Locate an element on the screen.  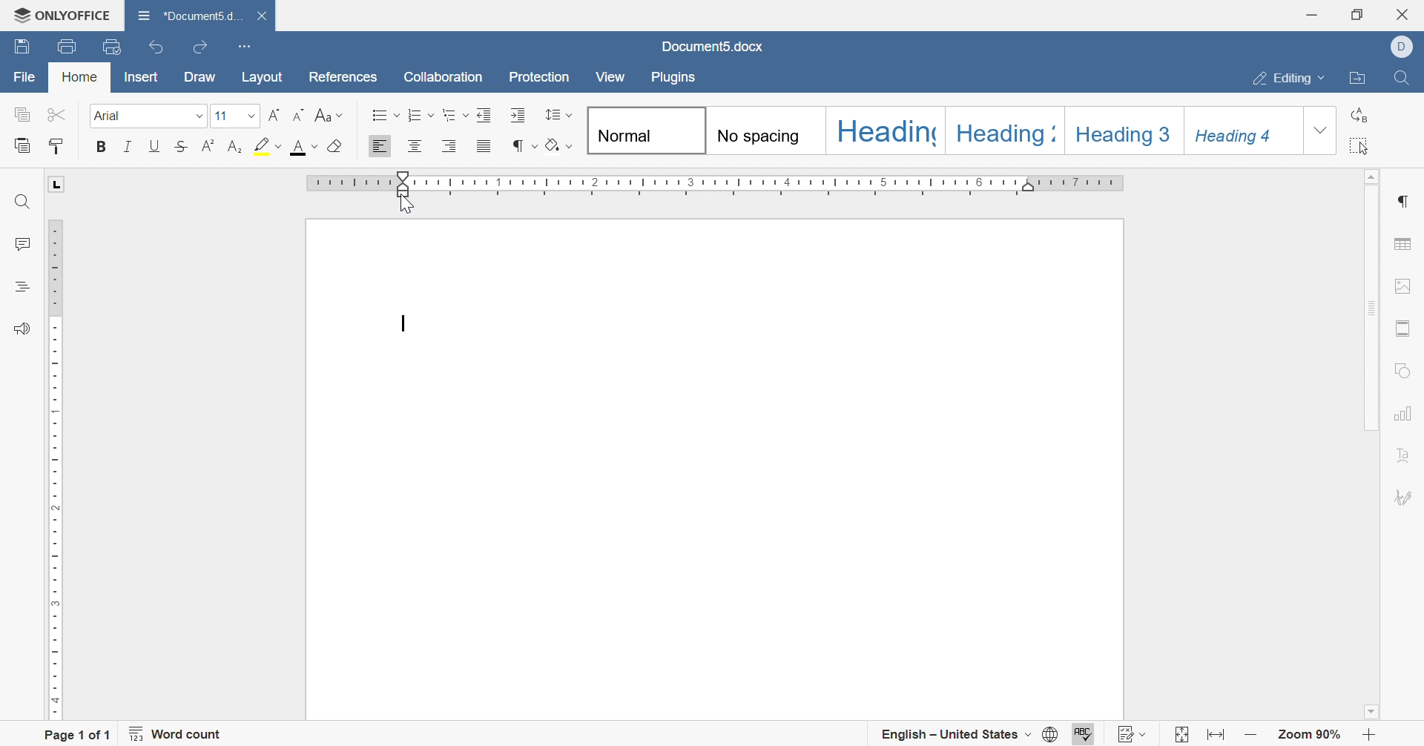
cut is located at coordinates (54, 113).